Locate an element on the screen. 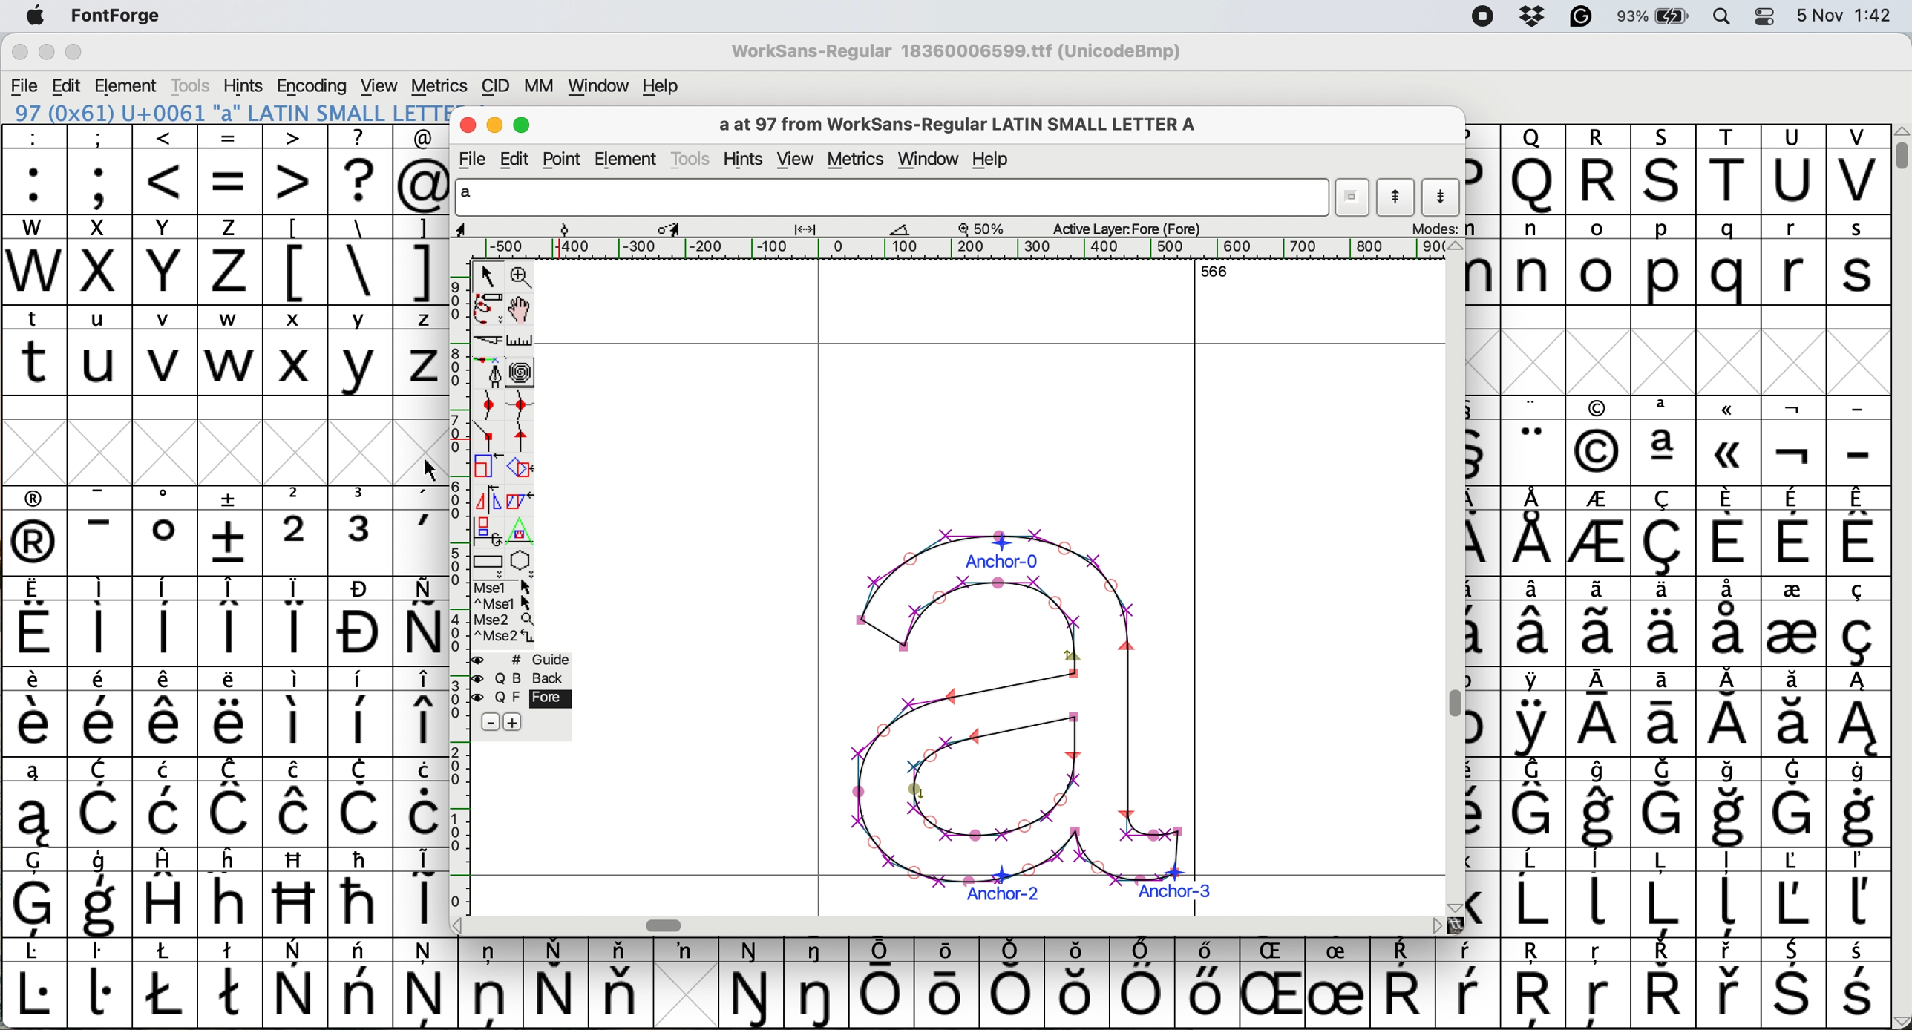  Y is located at coordinates (167, 260).